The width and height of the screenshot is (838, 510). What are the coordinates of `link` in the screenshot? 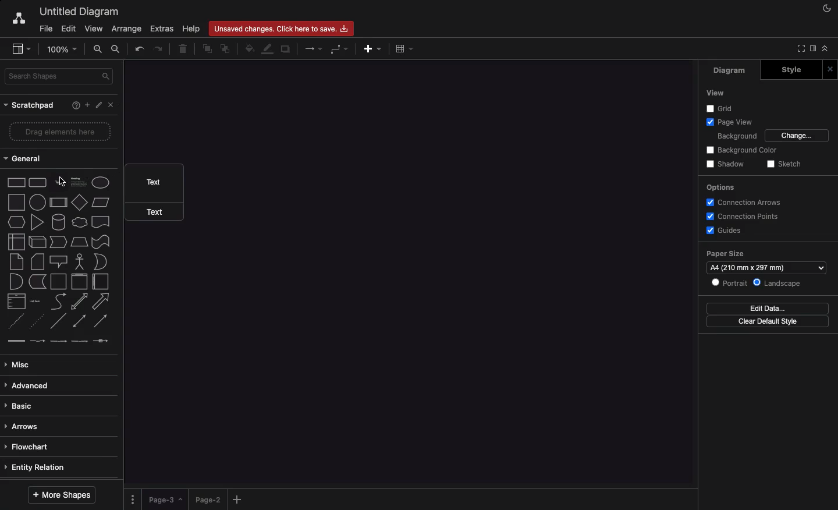 It's located at (16, 341).